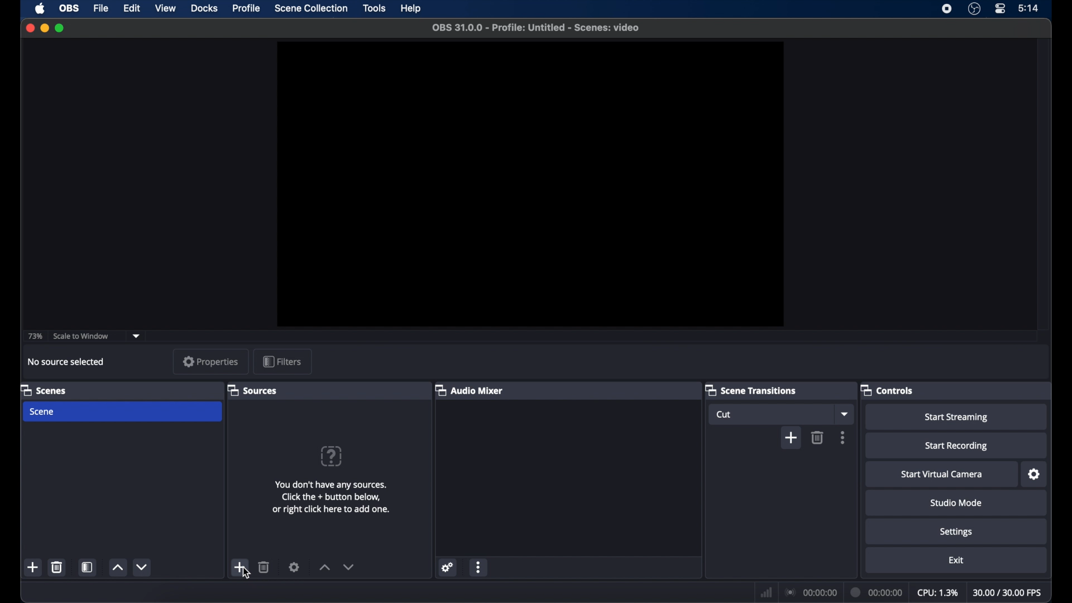 This screenshot has width=1072, height=603. I want to click on start virtual camera, so click(942, 474).